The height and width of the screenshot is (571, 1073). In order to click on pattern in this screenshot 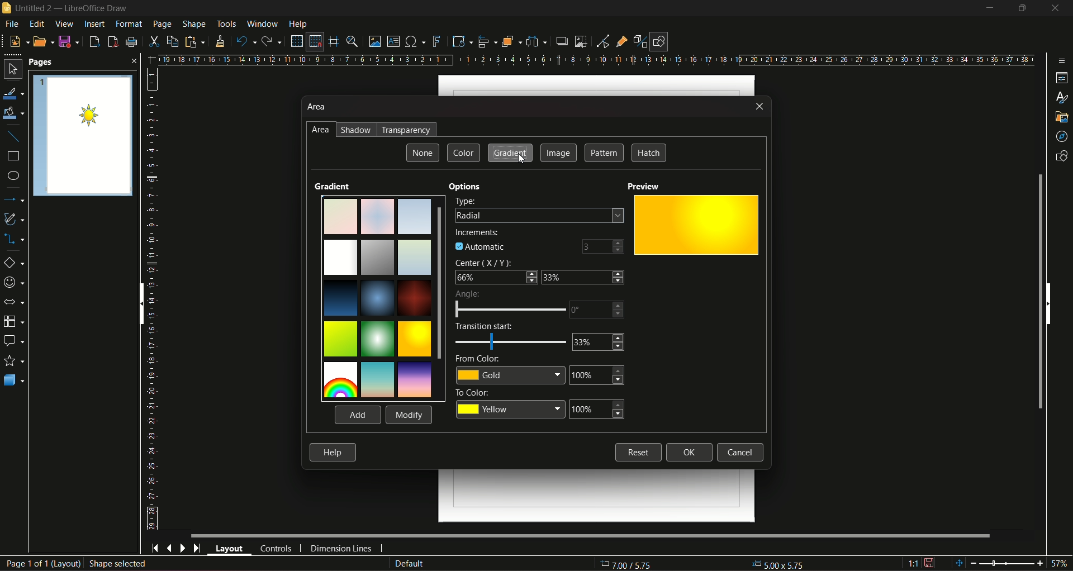, I will do `click(604, 153)`.